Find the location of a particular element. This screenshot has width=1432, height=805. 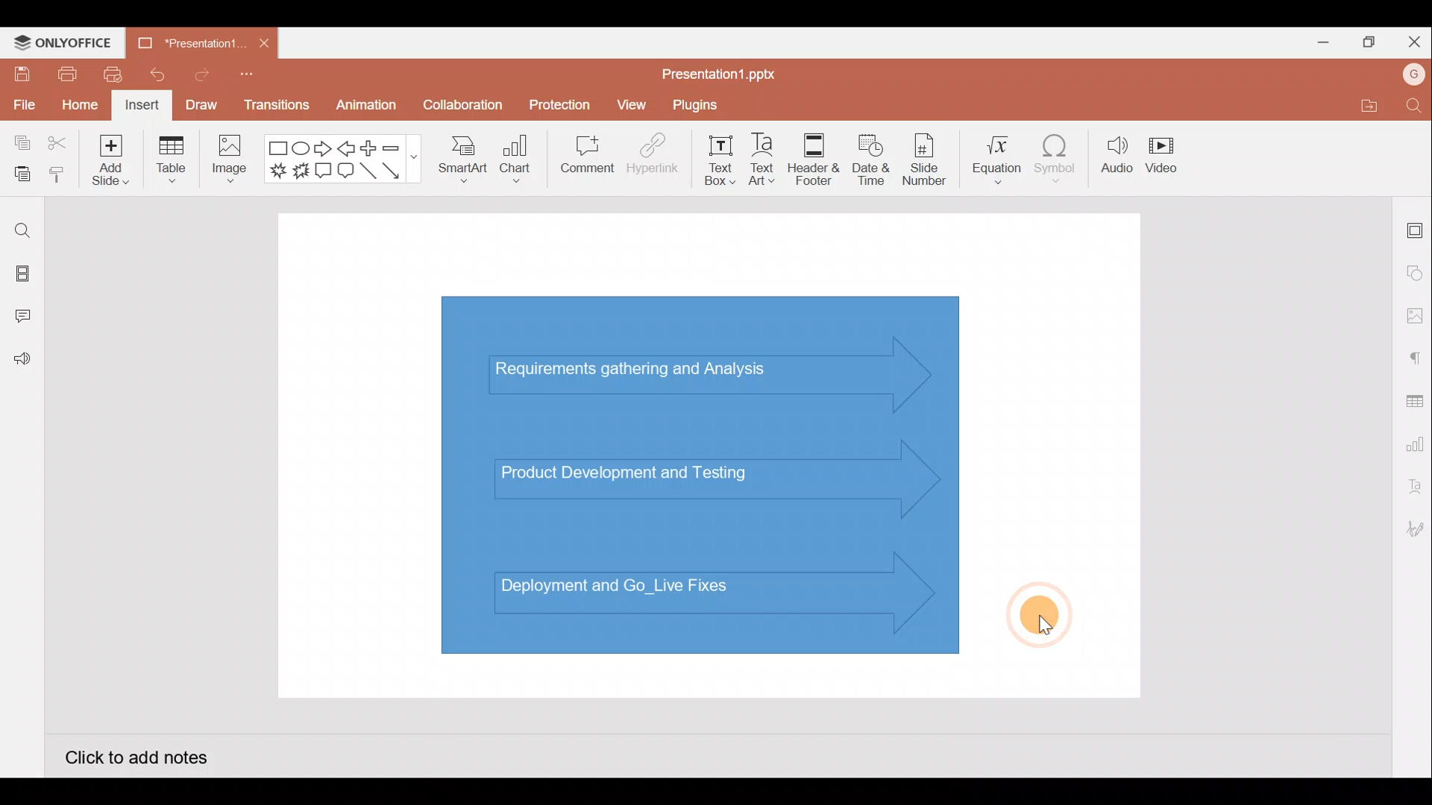

Signature settings is located at coordinates (1413, 531).